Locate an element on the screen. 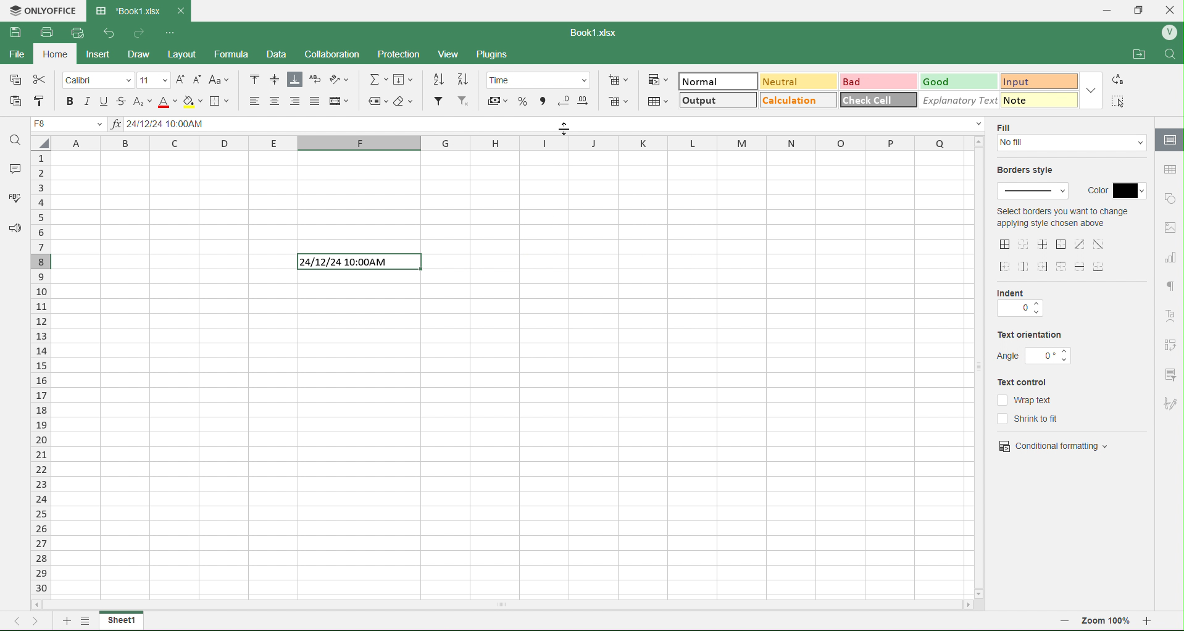  drawing is located at coordinates (1169, 141).